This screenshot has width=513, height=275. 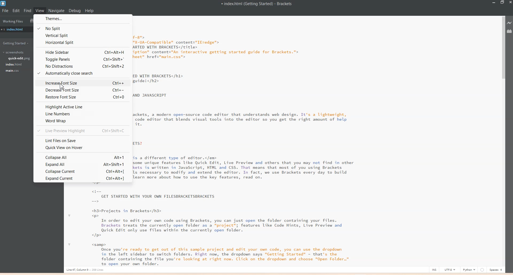 What do you see at coordinates (83, 164) in the screenshot?
I see `Expand All` at bounding box center [83, 164].